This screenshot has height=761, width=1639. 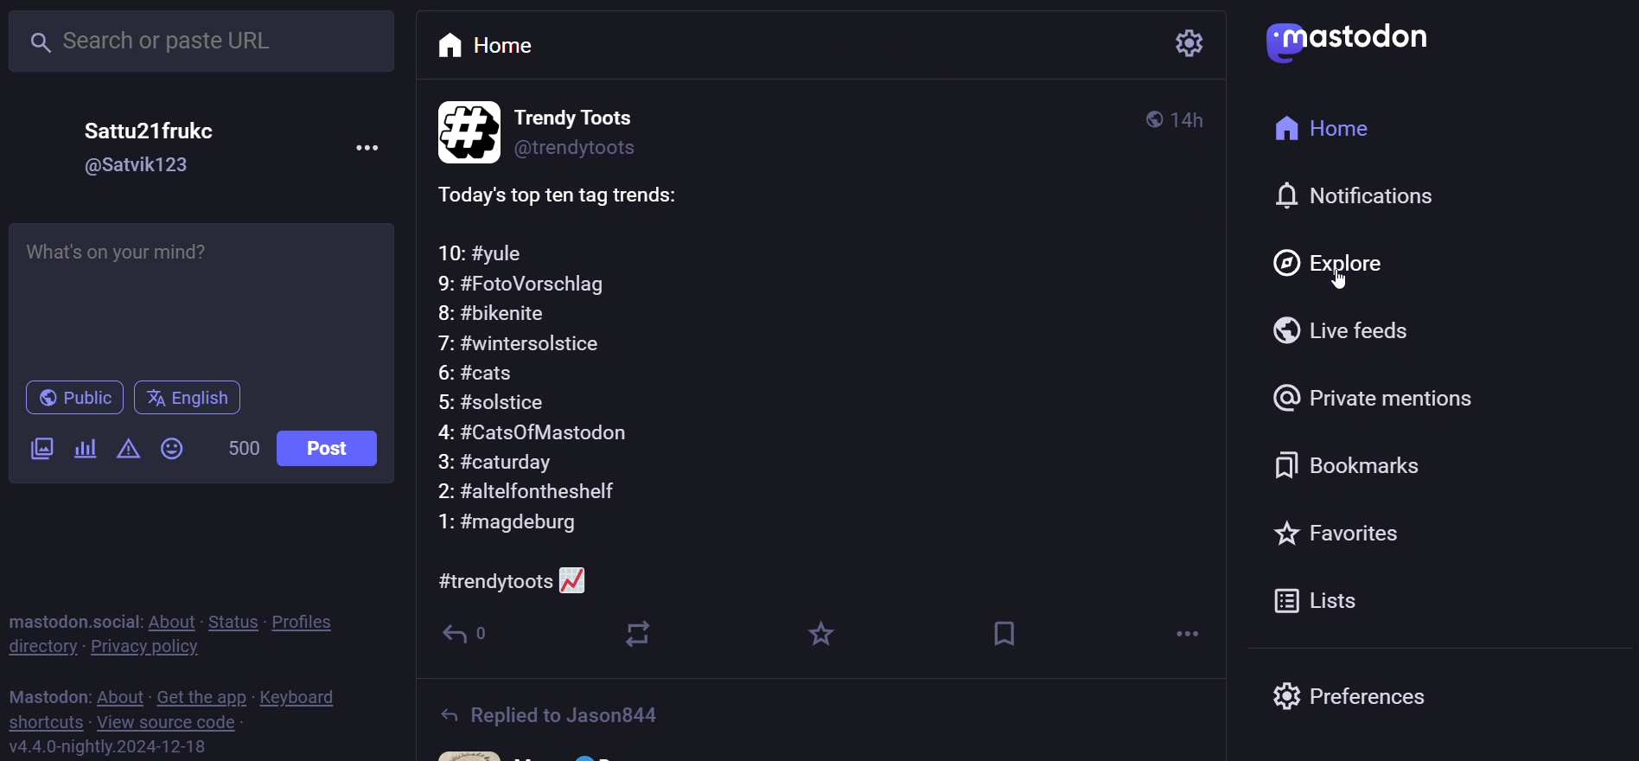 I want to click on boost, so click(x=641, y=640).